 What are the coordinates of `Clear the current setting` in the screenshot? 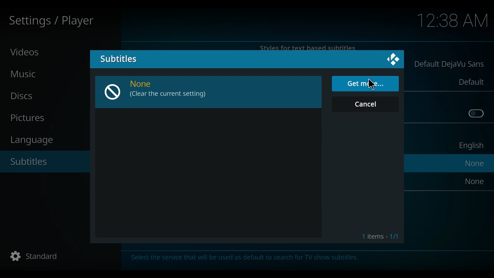 It's located at (169, 95).